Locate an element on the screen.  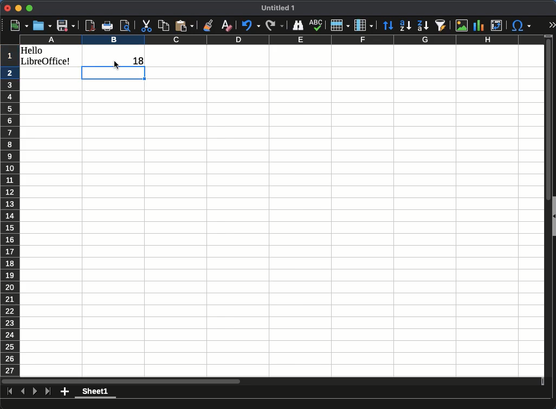
rows is located at coordinates (340, 24).